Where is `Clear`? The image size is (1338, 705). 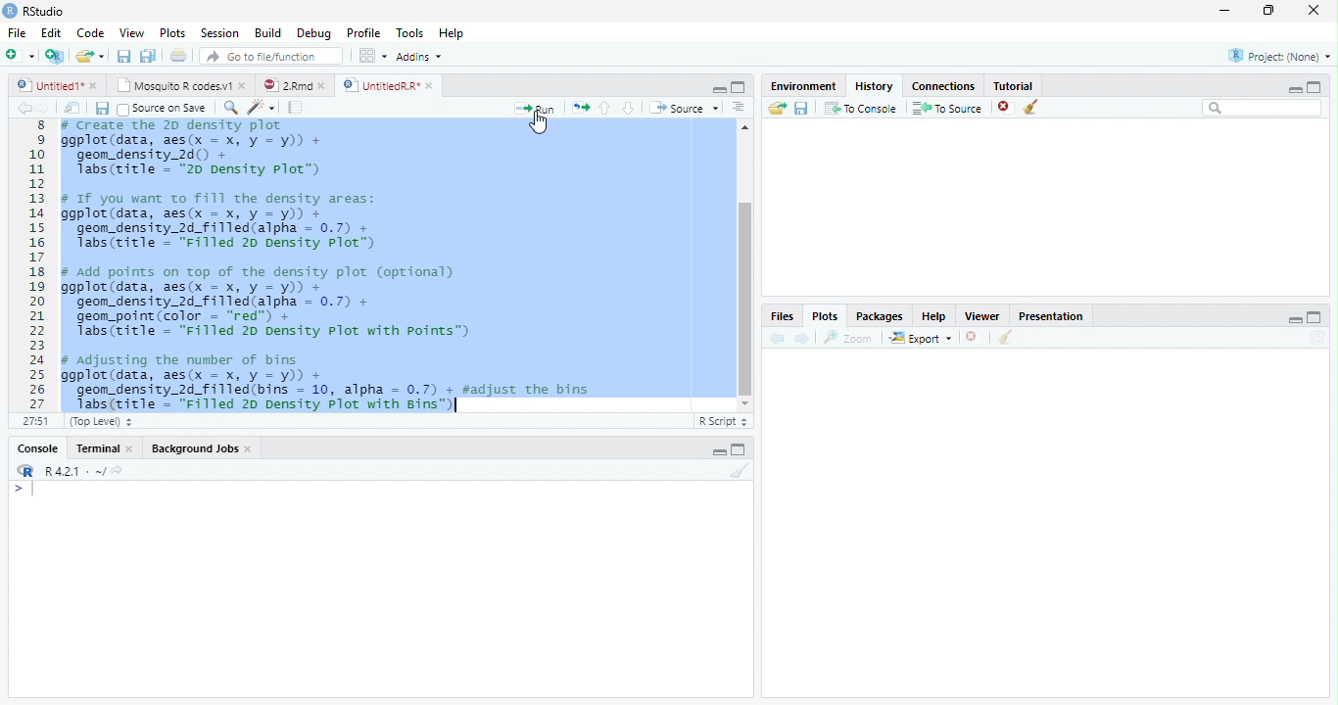 Clear is located at coordinates (741, 470).